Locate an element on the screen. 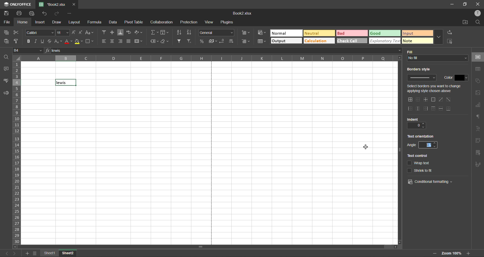 Image resolution: width=484 pixels, height=257 pixels. sheet list is located at coordinates (36, 253).